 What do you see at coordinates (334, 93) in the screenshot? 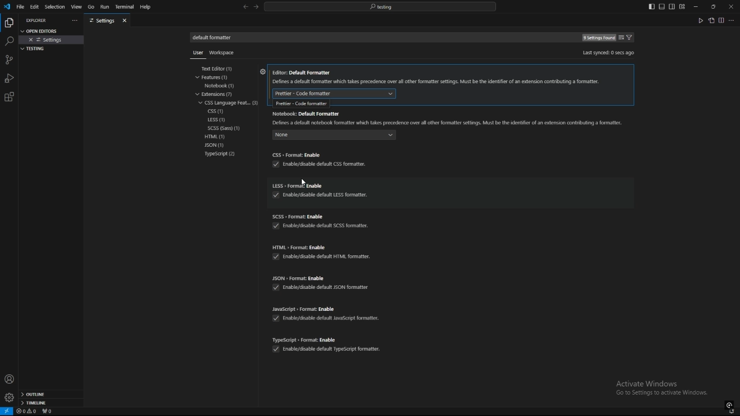
I see `default formatter` at bounding box center [334, 93].